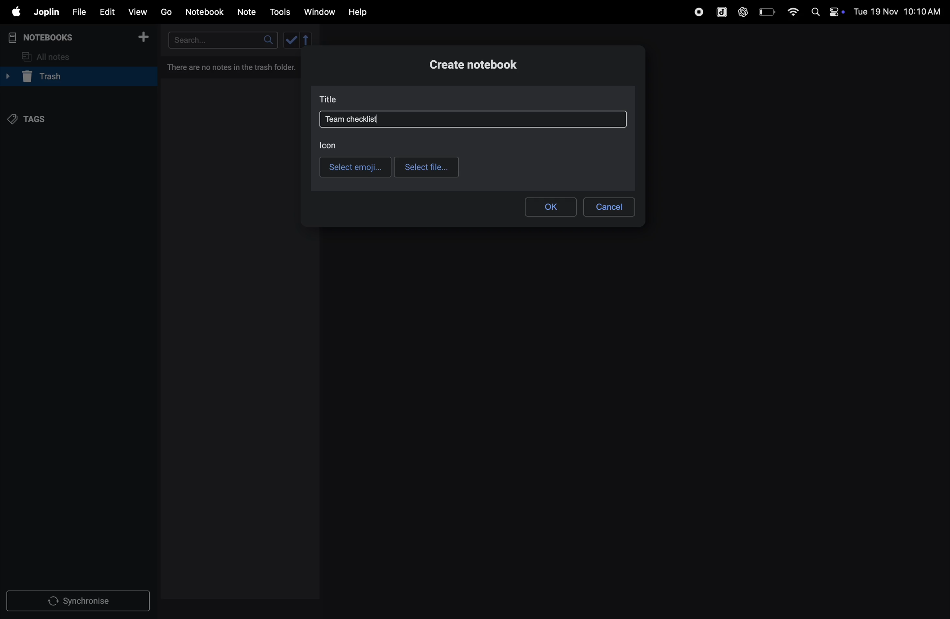 Image resolution: width=950 pixels, height=619 pixels. Describe the element at coordinates (281, 12) in the screenshot. I see `tools` at that location.